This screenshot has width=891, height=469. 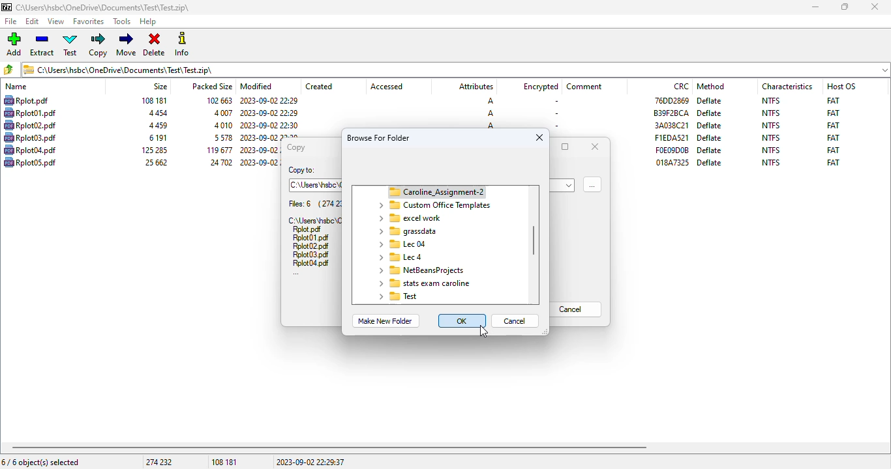 What do you see at coordinates (815, 7) in the screenshot?
I see `minimize` at bounding box center [815, 7].